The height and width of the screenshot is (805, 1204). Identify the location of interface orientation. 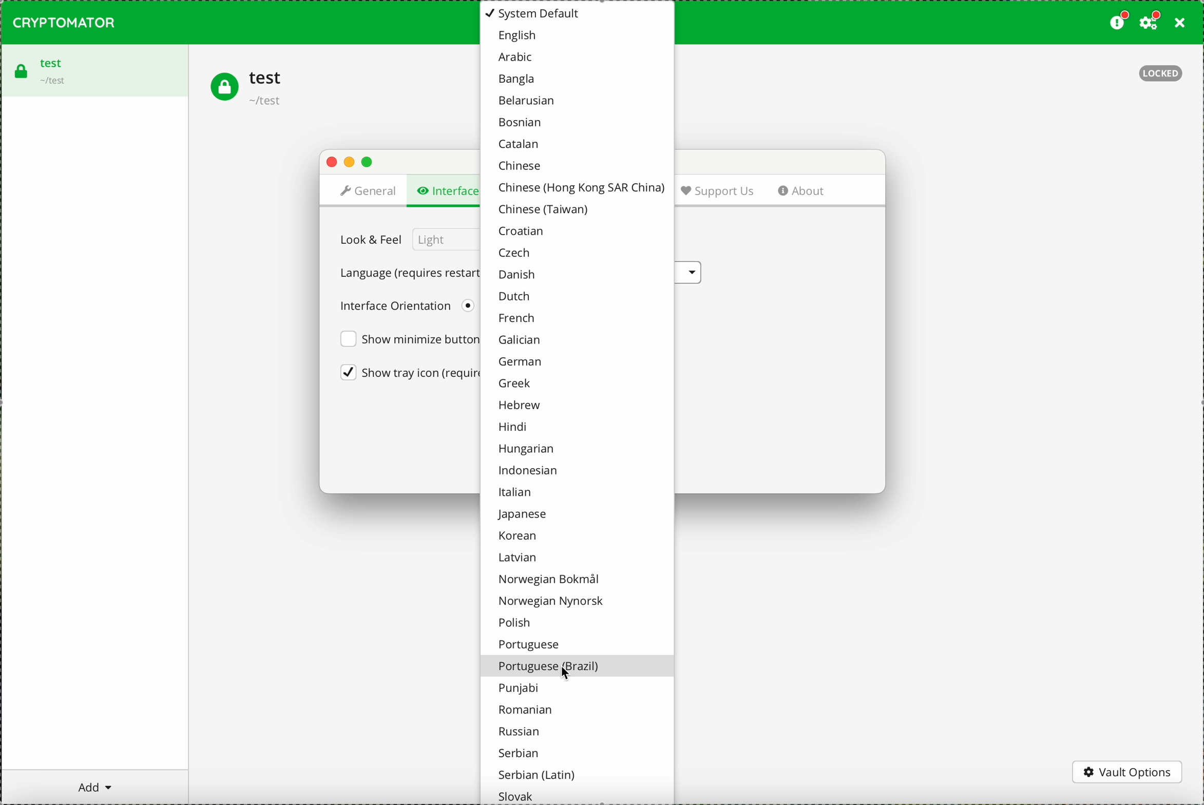
(393, 308).